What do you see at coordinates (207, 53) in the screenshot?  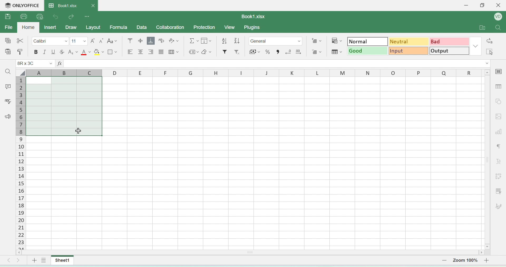 I see `erase` at bounding box center [207, 53].